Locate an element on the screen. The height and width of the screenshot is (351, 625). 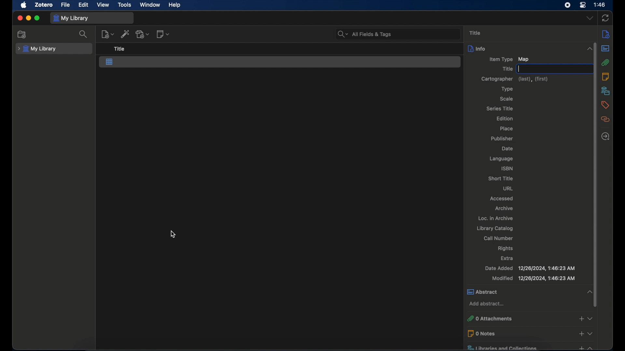
series title is located at coordinates (500, 108).